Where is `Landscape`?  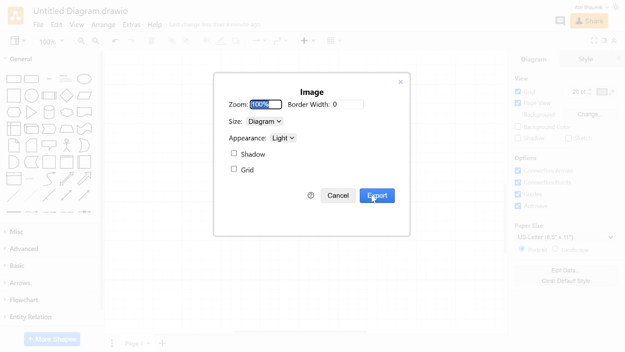 Landscape is located at coordinates (576, 249).